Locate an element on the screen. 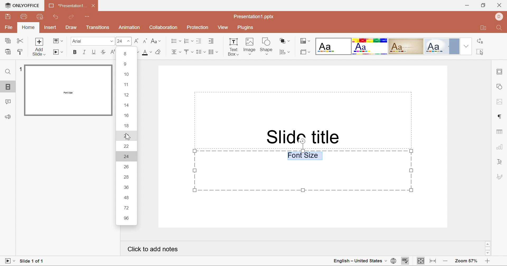  Start slideshow is located at coordinates (58, 53).